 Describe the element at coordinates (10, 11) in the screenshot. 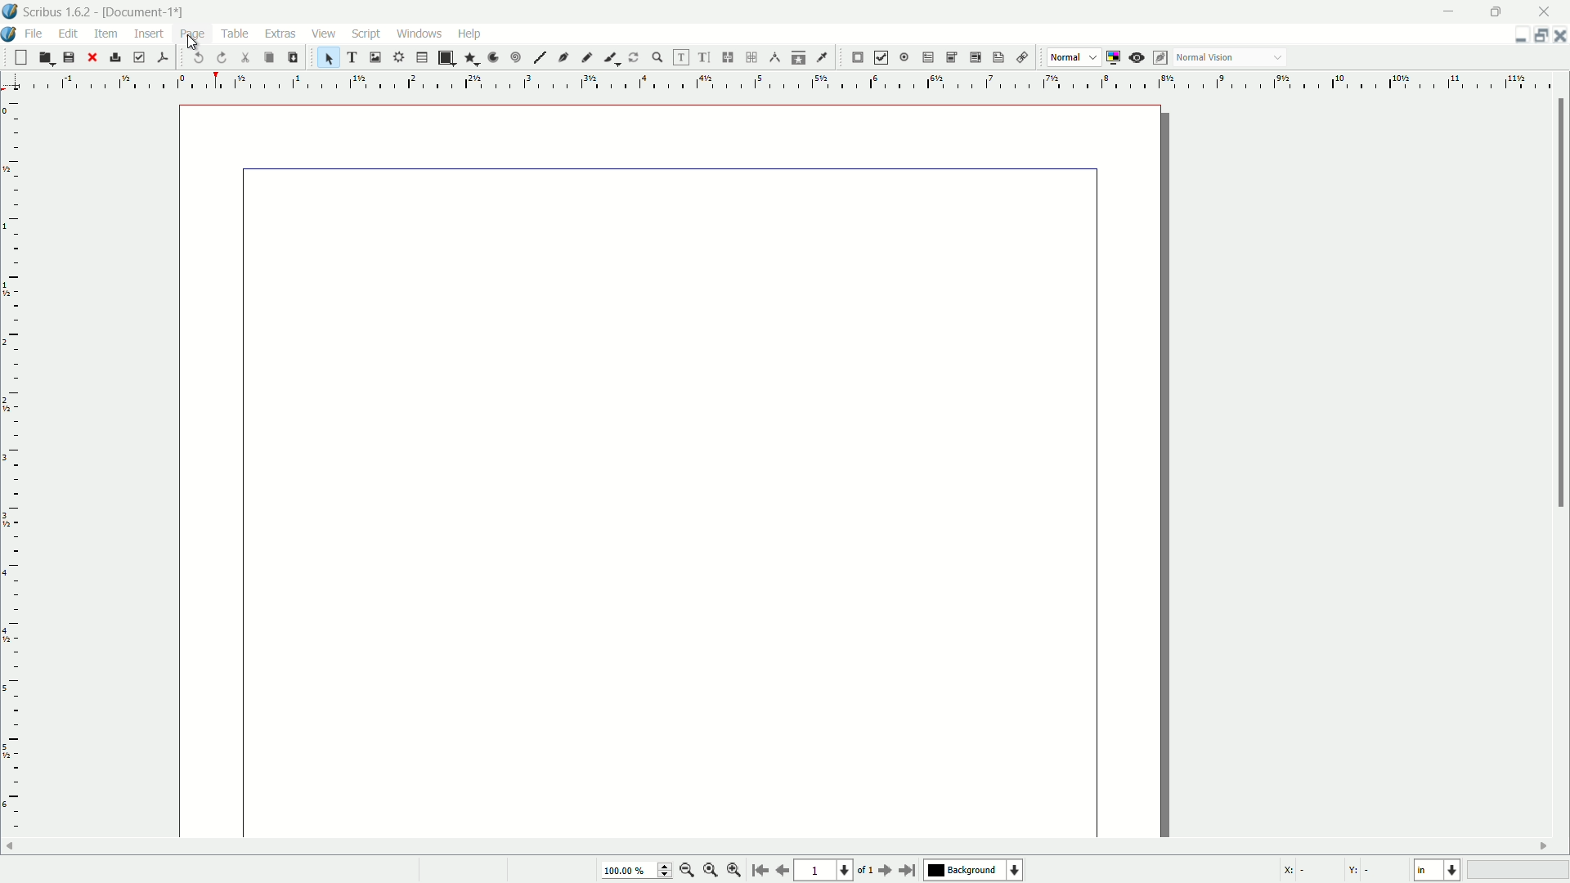

I see `app icon` at that location.